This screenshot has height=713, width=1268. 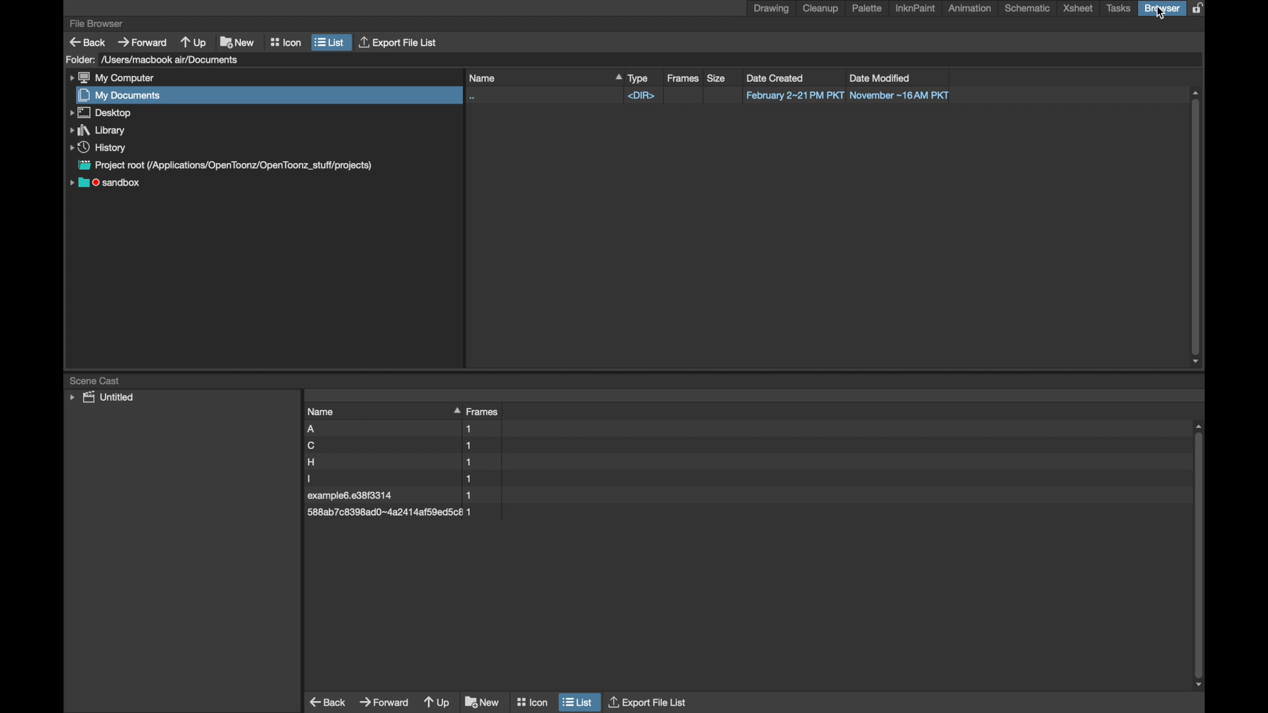 I want to click on history, so click(x=96, y=147).